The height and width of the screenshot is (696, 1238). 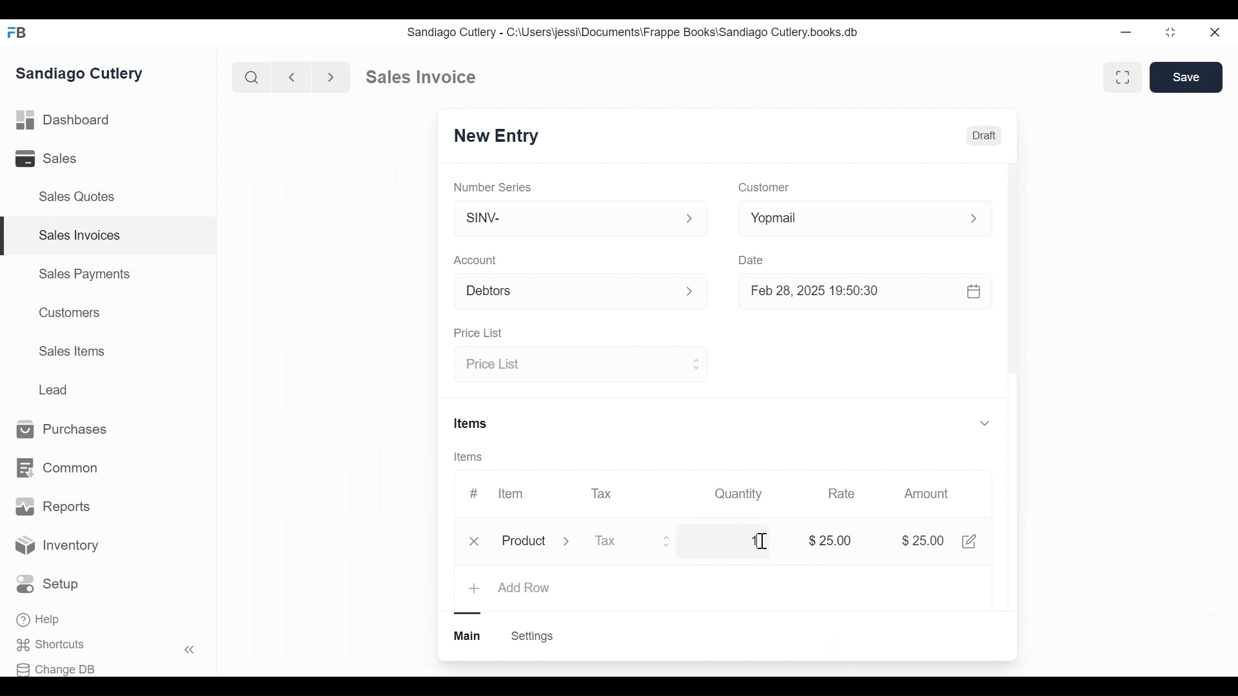 What do you see at coordinates (1216, 33) in the screenshot?
I see `close` at bounding box center [1216, 33].